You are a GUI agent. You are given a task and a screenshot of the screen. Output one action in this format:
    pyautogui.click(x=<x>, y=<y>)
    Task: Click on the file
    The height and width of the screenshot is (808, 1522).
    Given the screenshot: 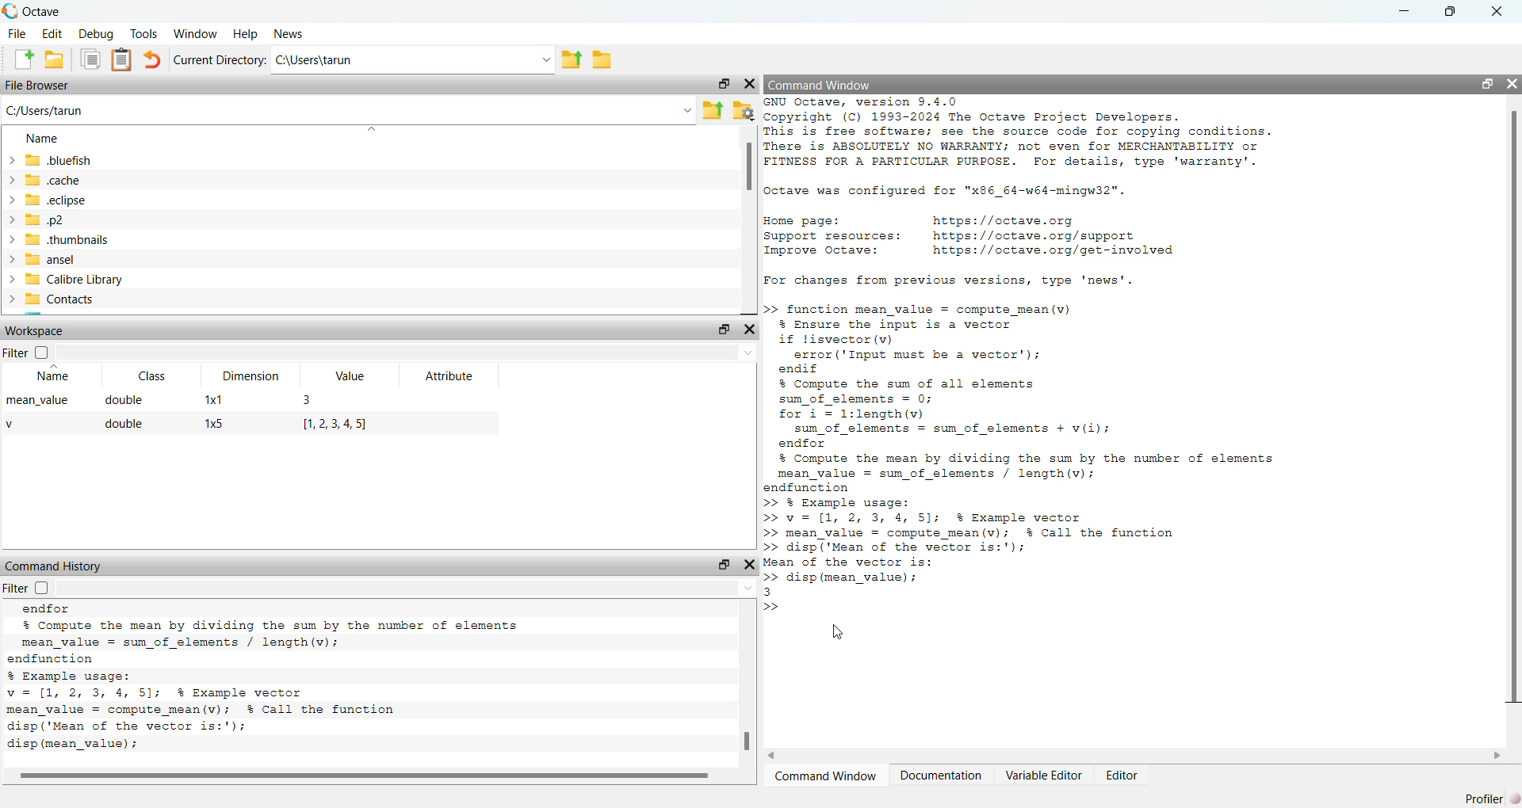 What is the action you would take?
    pyautogui.click(x=19, y=34)
    